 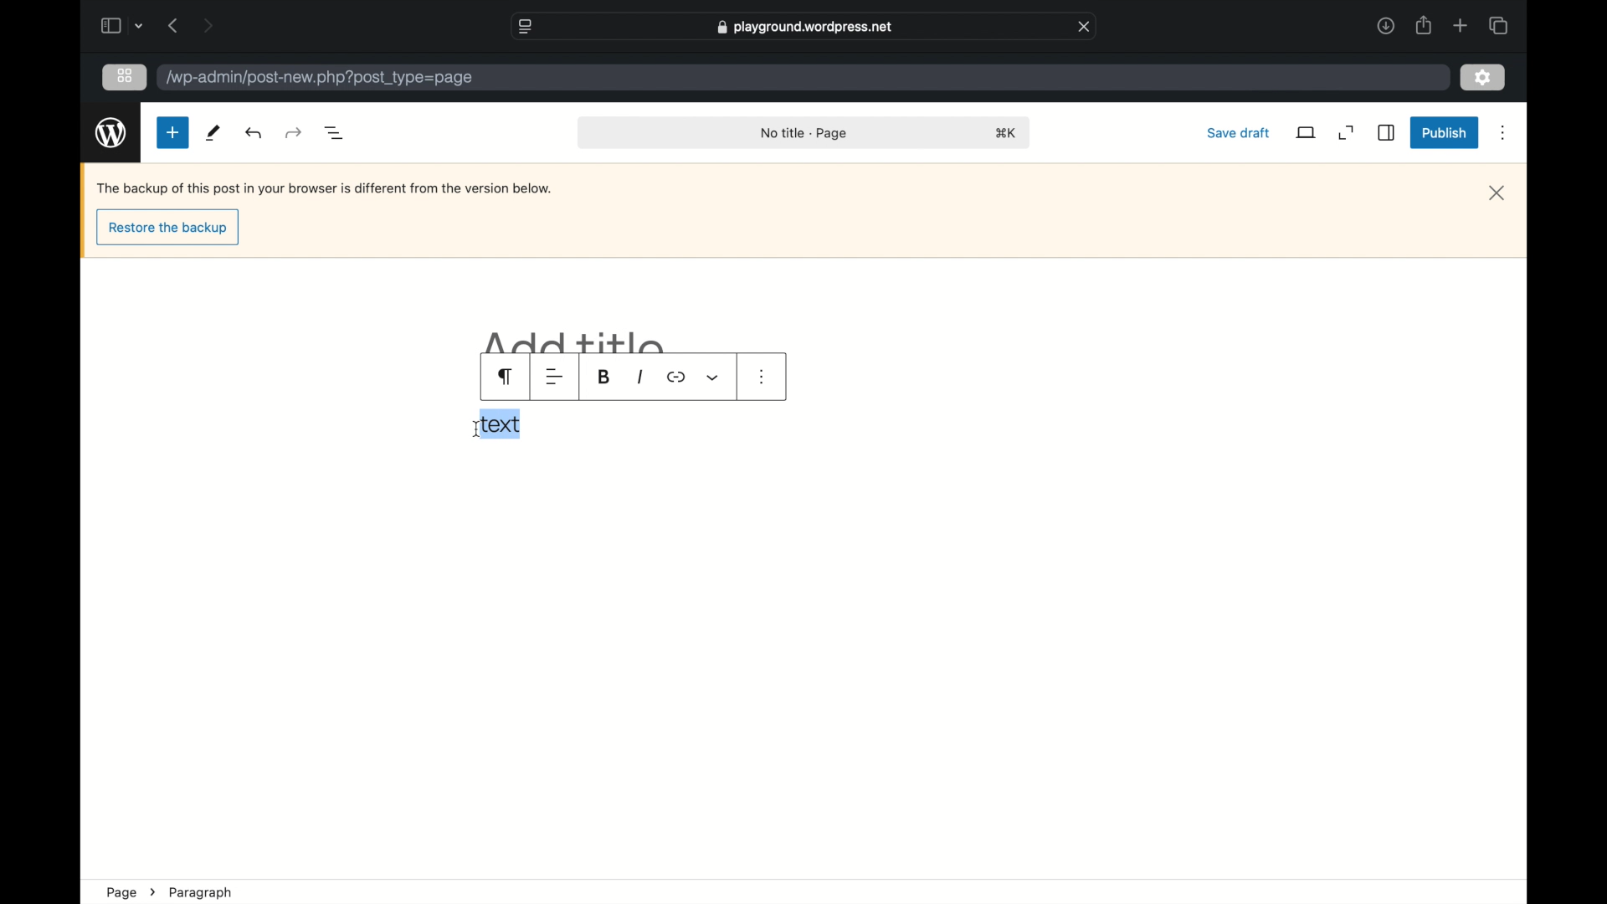 I want to click on website settings, so click(x=524, y=25).